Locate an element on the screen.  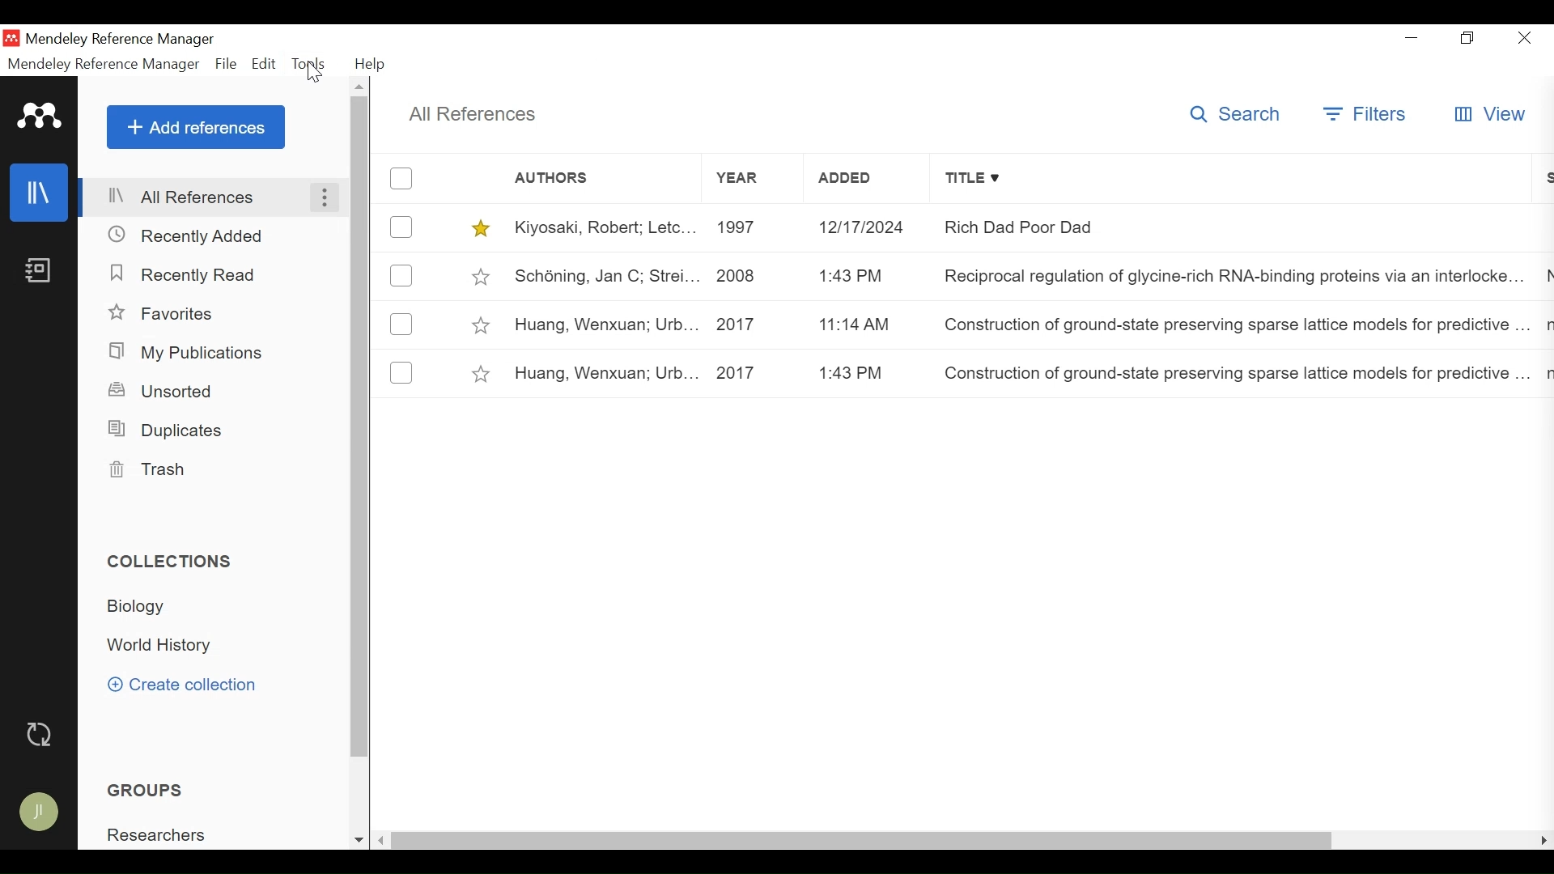
Duplicates is located at coordinates (167, 429).